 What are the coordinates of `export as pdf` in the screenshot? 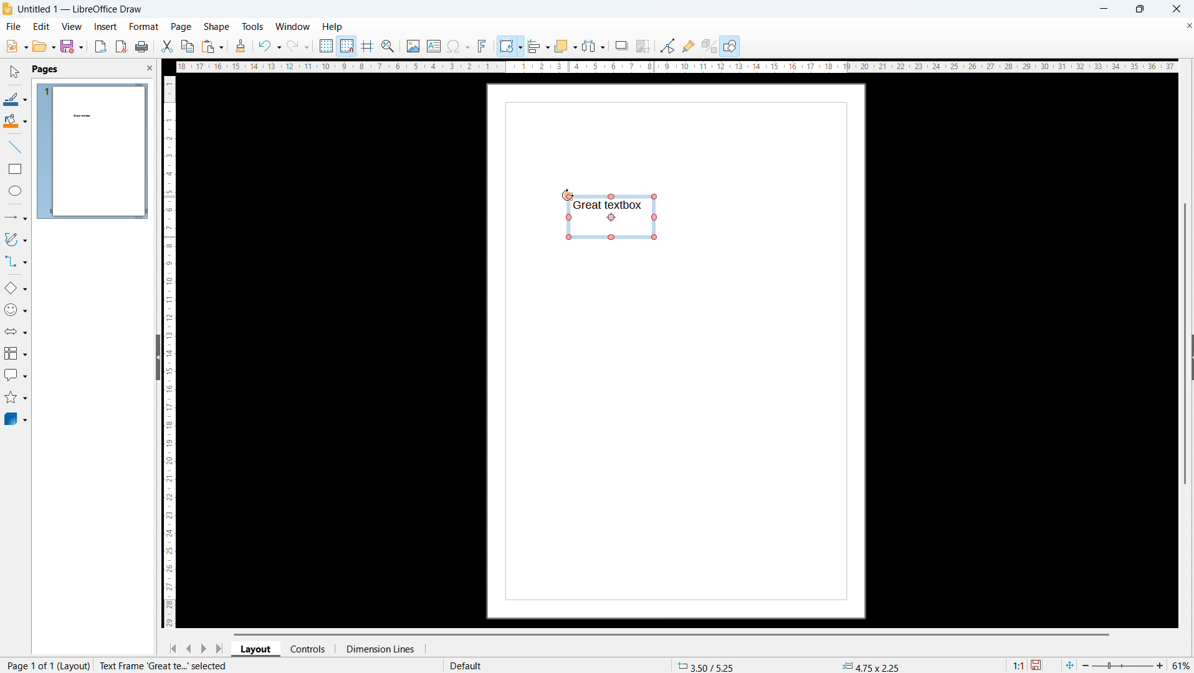 It's located at (121, 46).